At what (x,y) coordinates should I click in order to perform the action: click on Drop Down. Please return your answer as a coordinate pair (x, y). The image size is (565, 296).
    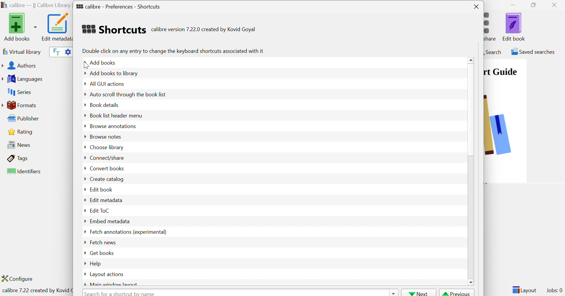
    Looking at the image, I should click on (393, 292).